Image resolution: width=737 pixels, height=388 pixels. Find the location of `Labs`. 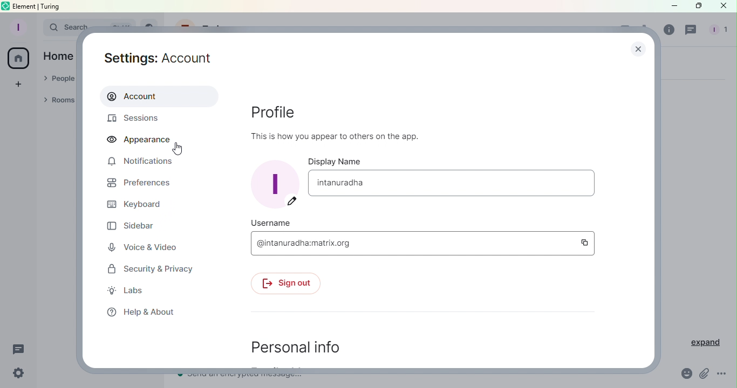

Labs is located at coordinates (133, 292).